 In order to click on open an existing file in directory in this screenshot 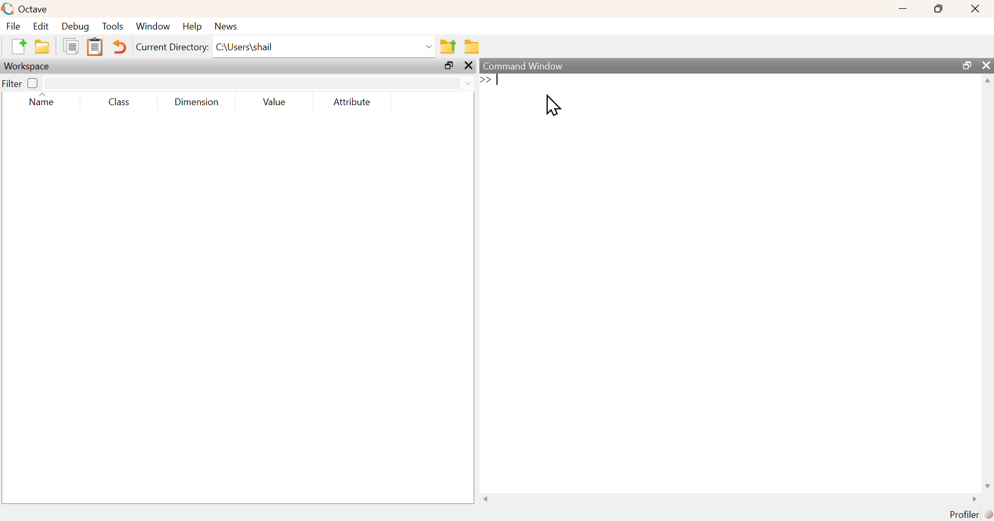, I will do `click(45, 46)`.